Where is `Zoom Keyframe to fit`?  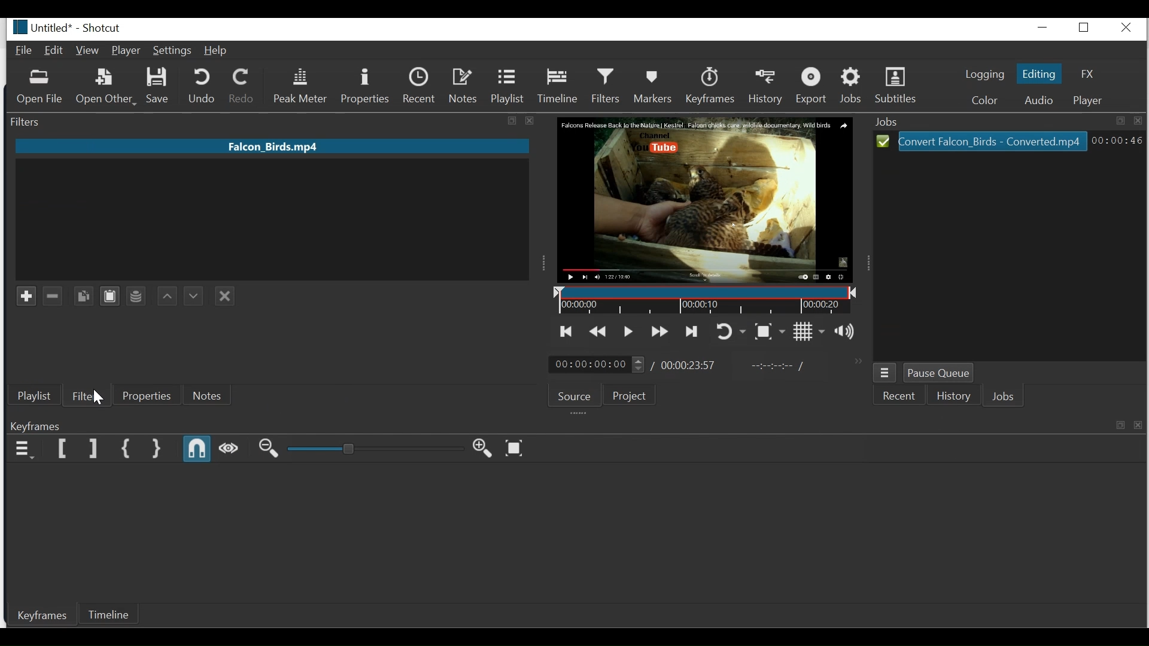
Zoom Keyframe to fit is located at coordinates (516, 447).